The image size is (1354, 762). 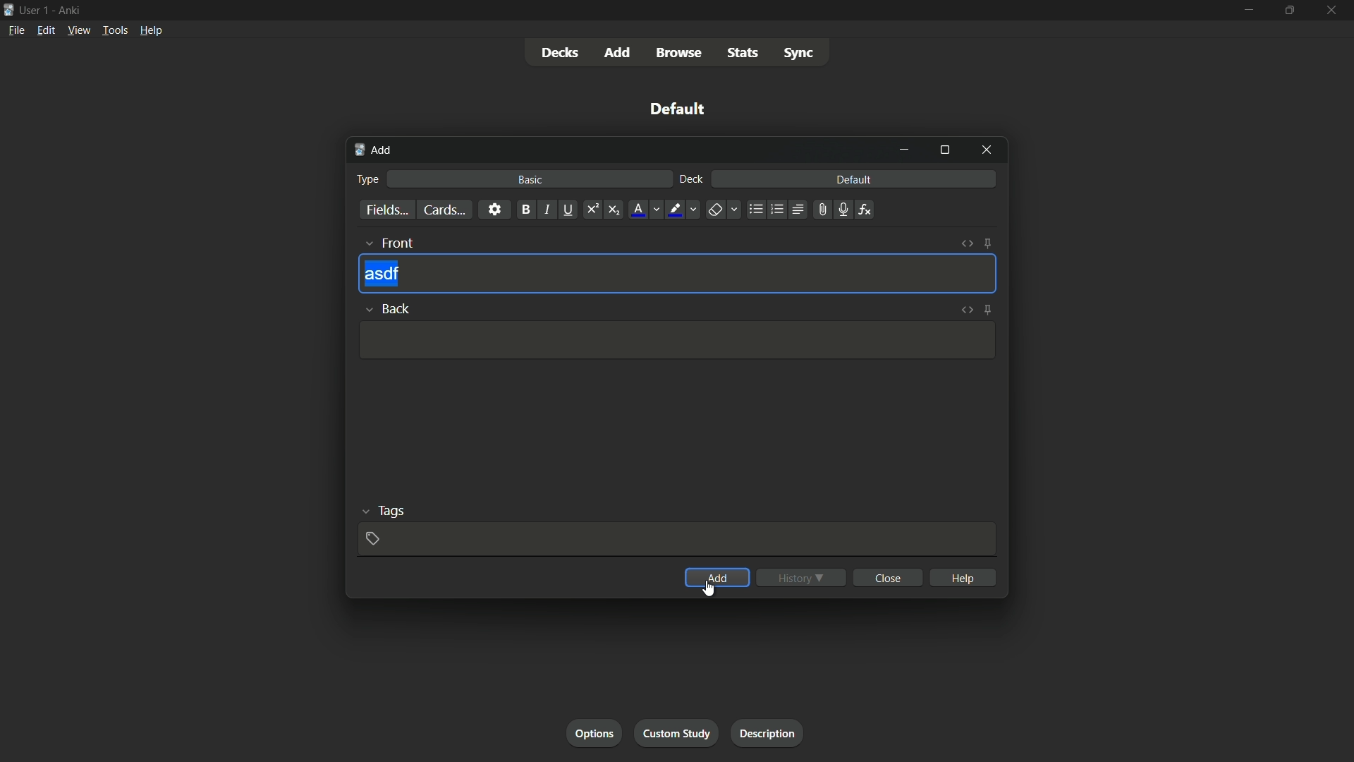 What do you see at coordinates (614, 210) in the screenshot?
I see `subscript` at bounding box center [614, 210].